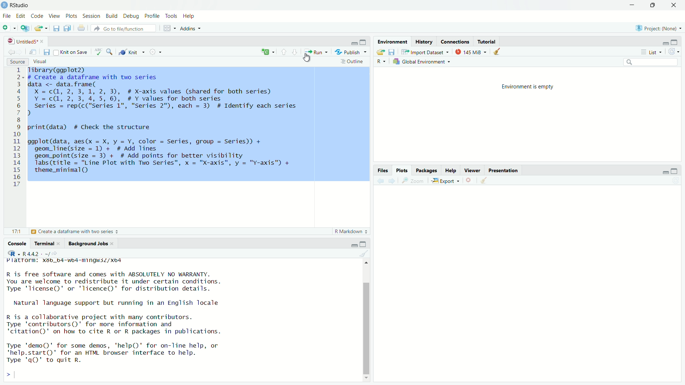 This screenshot has height=385, width=685. What do you see at coordinates (650, 52) in the screenshot?
I see `List View` at bounding box center [650, 52].